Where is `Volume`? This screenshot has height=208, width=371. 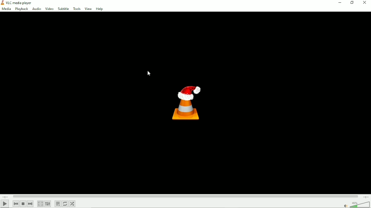 Volume is located at coordinates (356, 204).